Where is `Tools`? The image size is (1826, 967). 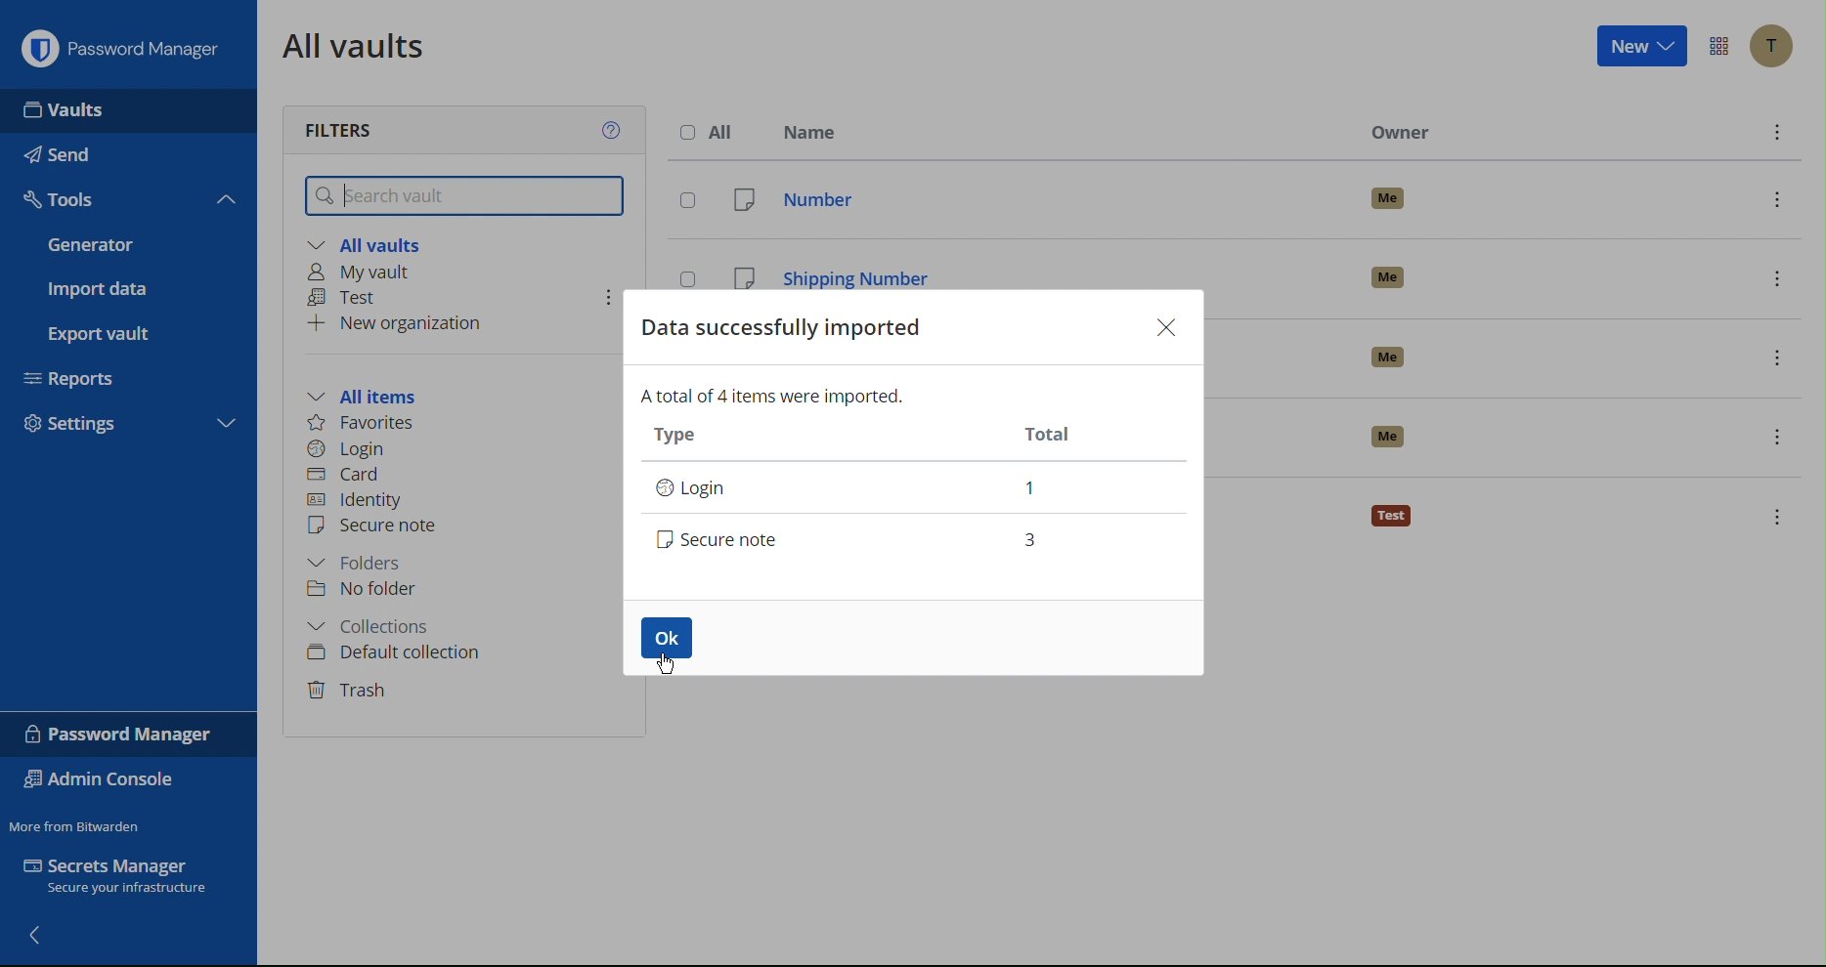
Tools is located at coordinates (104, 199).